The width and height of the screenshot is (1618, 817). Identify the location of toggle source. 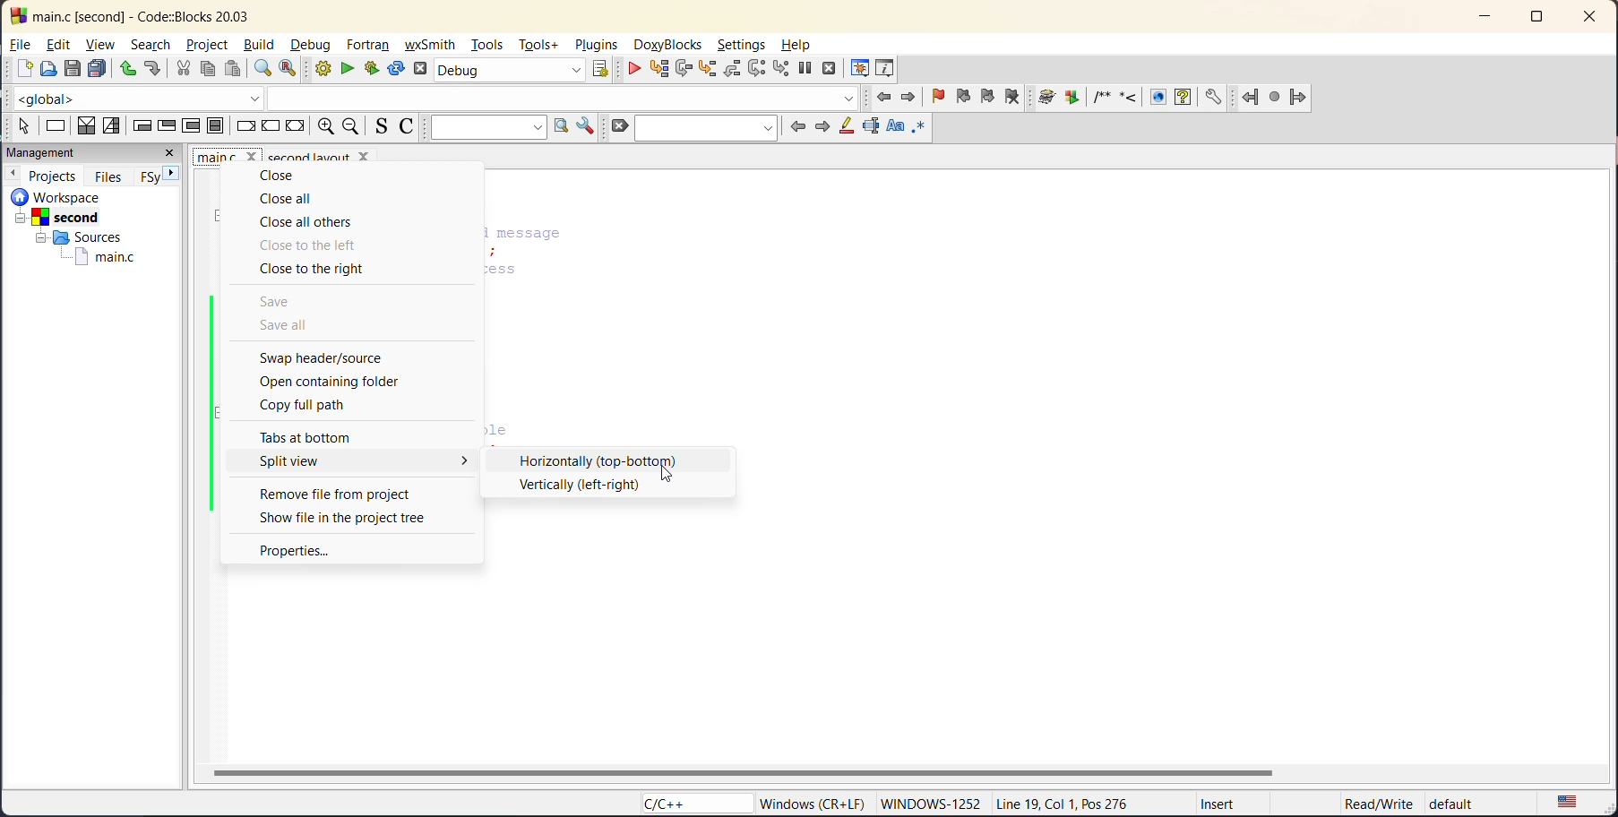
(376, 126).